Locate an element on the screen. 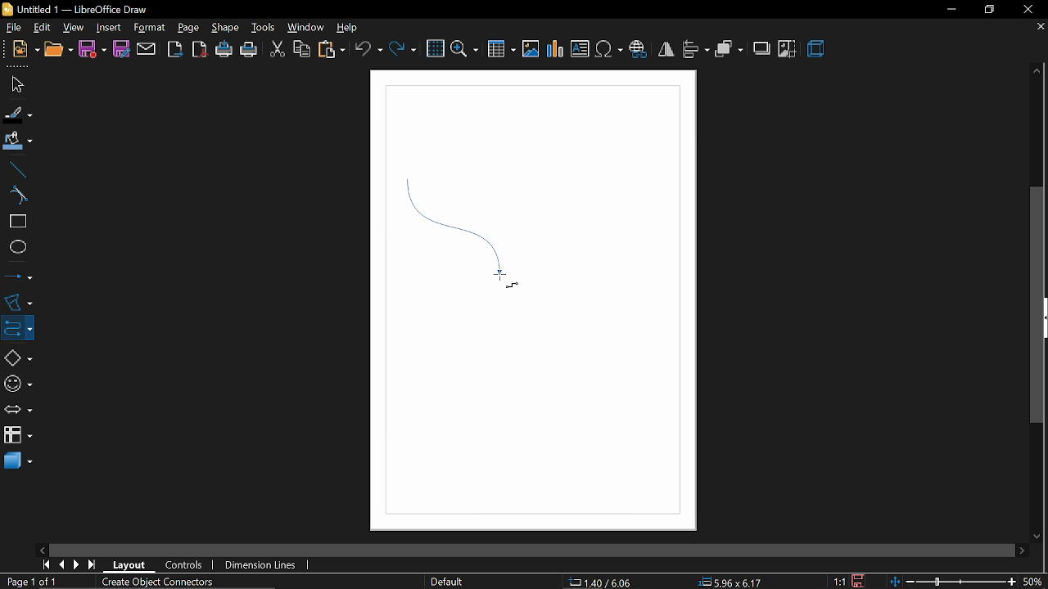  zoom is located at coordinates (464, 49).